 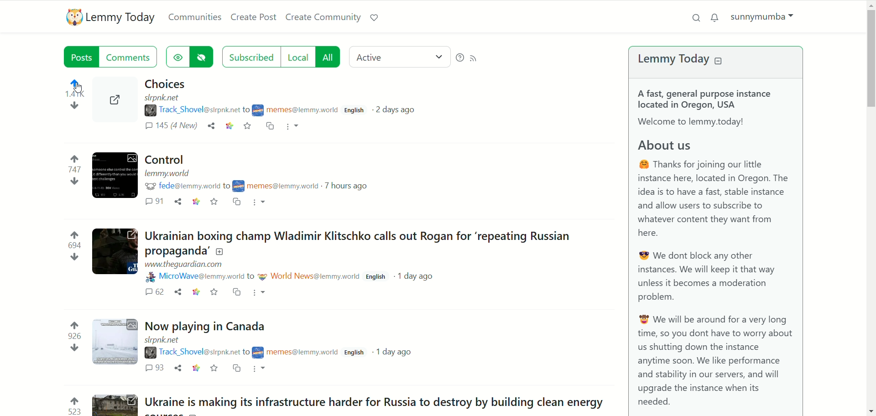 What do you see at coordinates (167, 84) in the screenshot?
I see `Post - Choices` at bounding box center [167, 84].